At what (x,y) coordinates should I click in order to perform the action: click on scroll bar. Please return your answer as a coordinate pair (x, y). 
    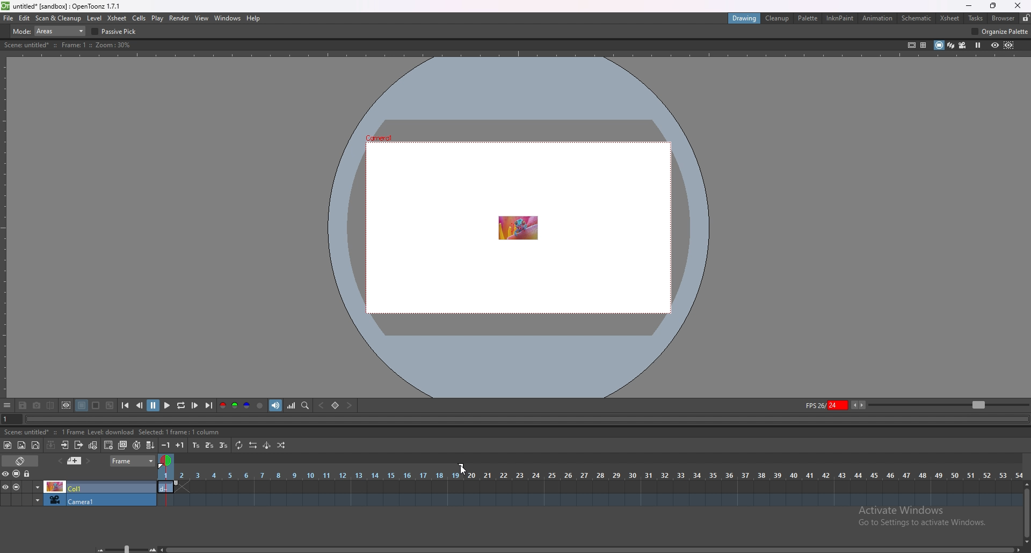
    Looking at the image, I should click on (1026, 512).